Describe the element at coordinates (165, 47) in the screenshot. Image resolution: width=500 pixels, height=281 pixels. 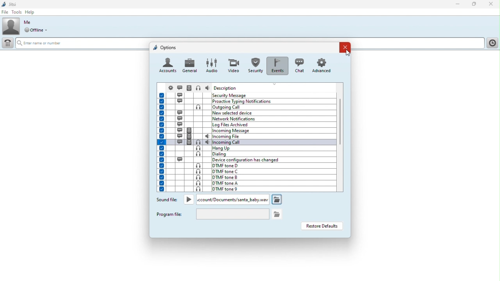
I see `options` at that location.